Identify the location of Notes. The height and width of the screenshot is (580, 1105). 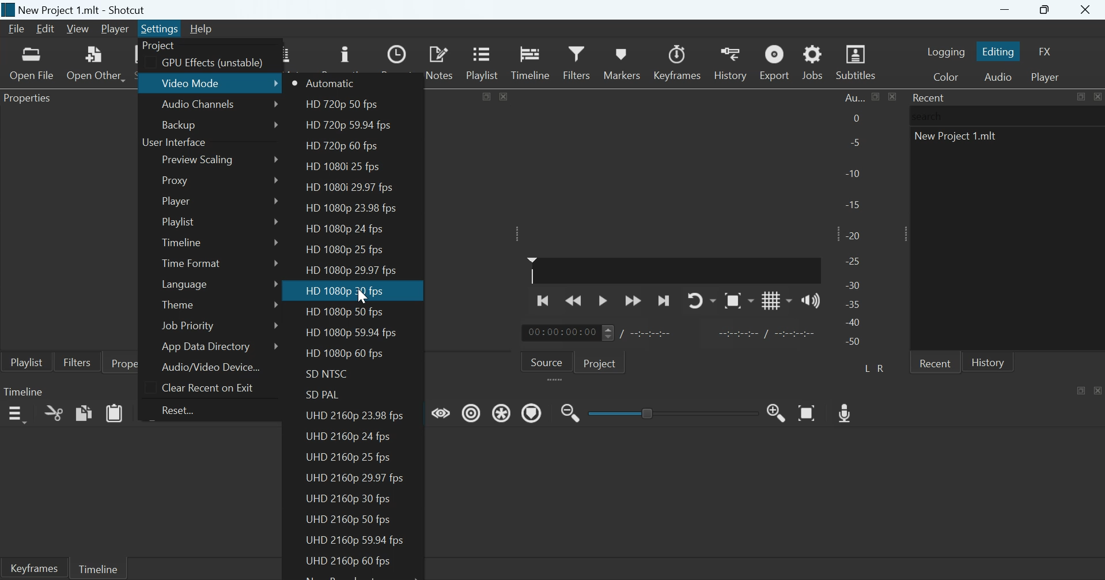
(441, 62).